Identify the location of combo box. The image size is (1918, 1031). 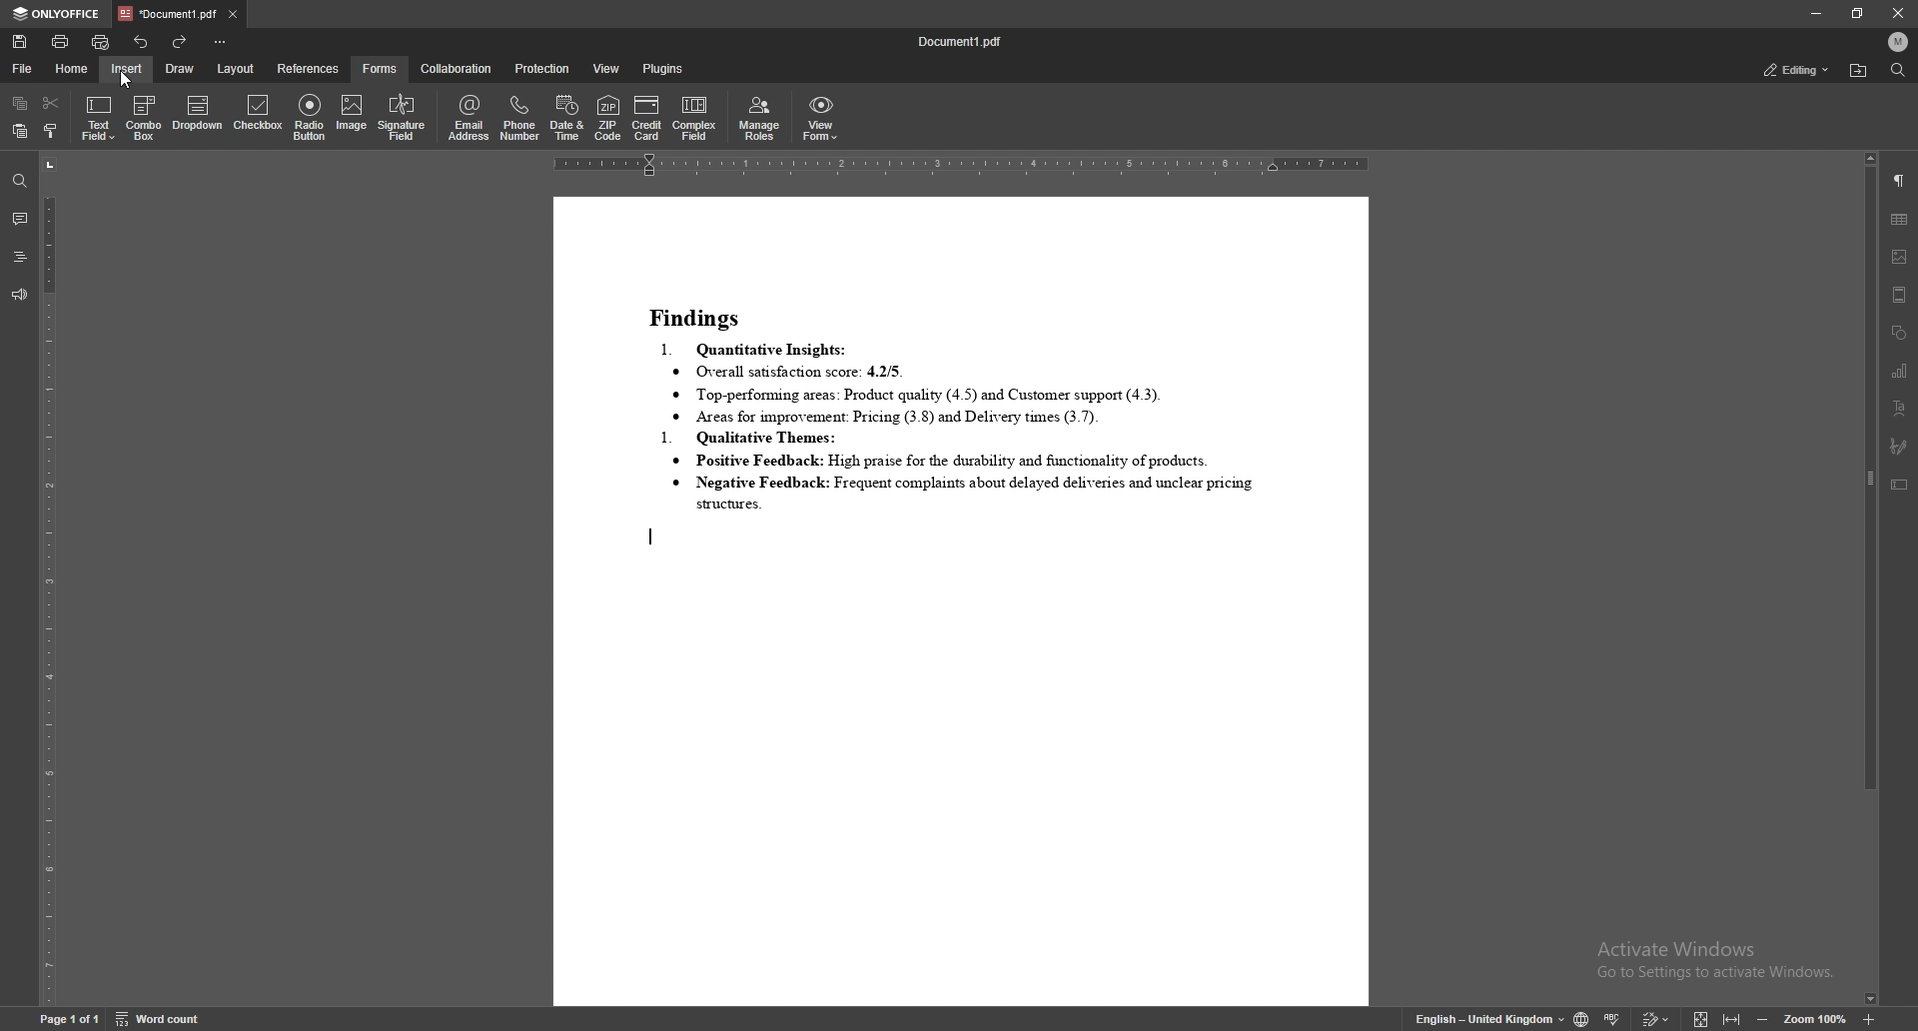
(143, 118).